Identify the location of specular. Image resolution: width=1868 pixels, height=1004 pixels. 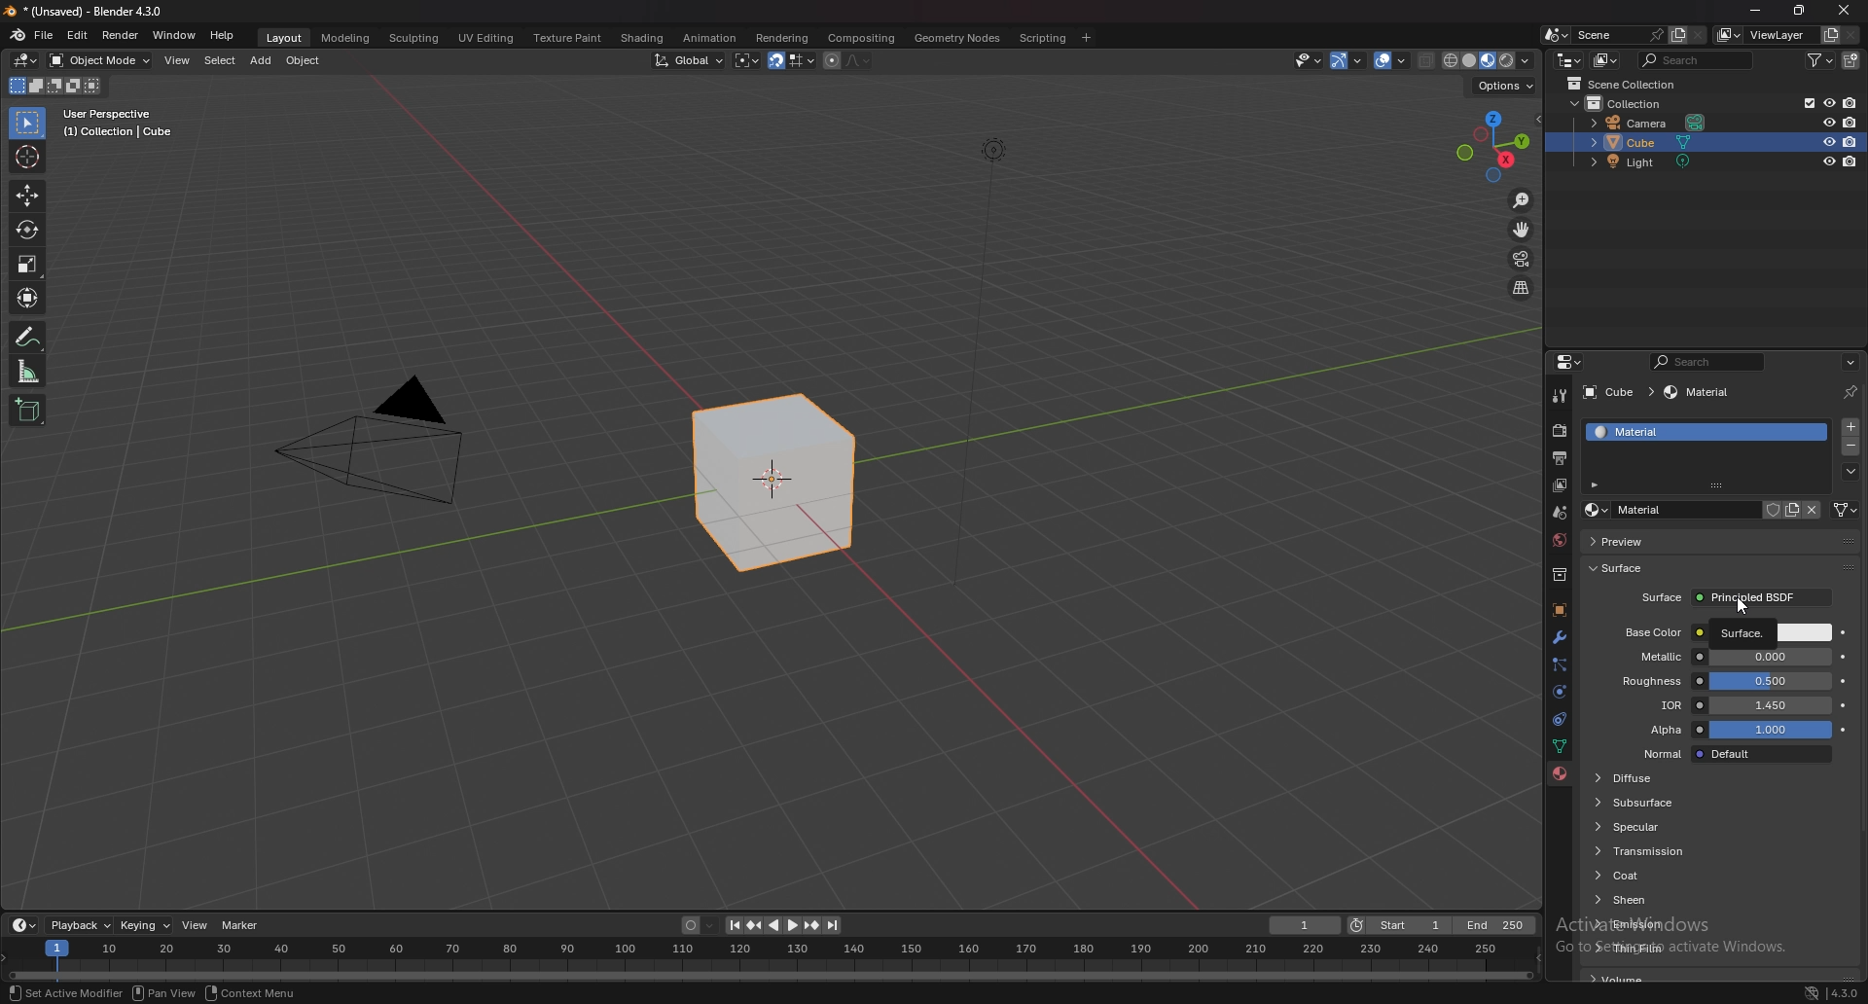
(1653, 826).